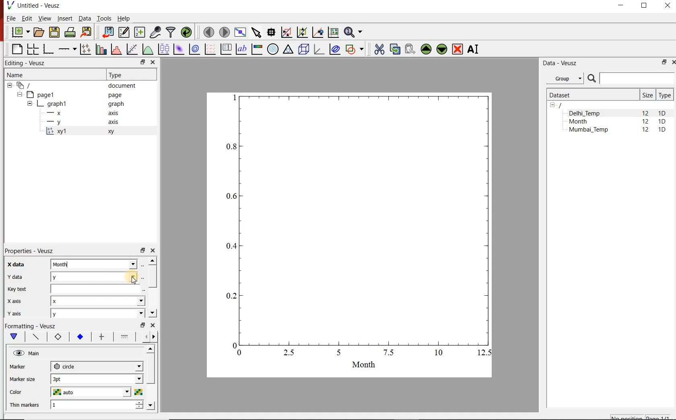 Image resolution: width=676 pixels, height=420 pixels. I want to click on RESTORE, so click(644, 6).